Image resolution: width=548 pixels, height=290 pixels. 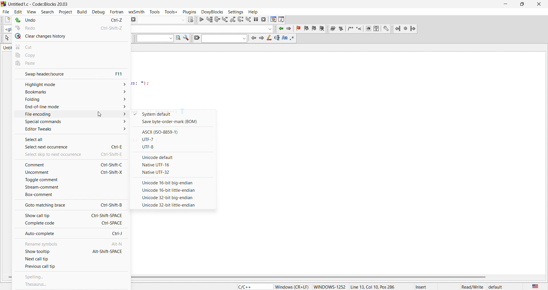 What do you see at coordinates (72, 277) in the screenshot?
I see `spelling ` at bounding box center [72, 277].